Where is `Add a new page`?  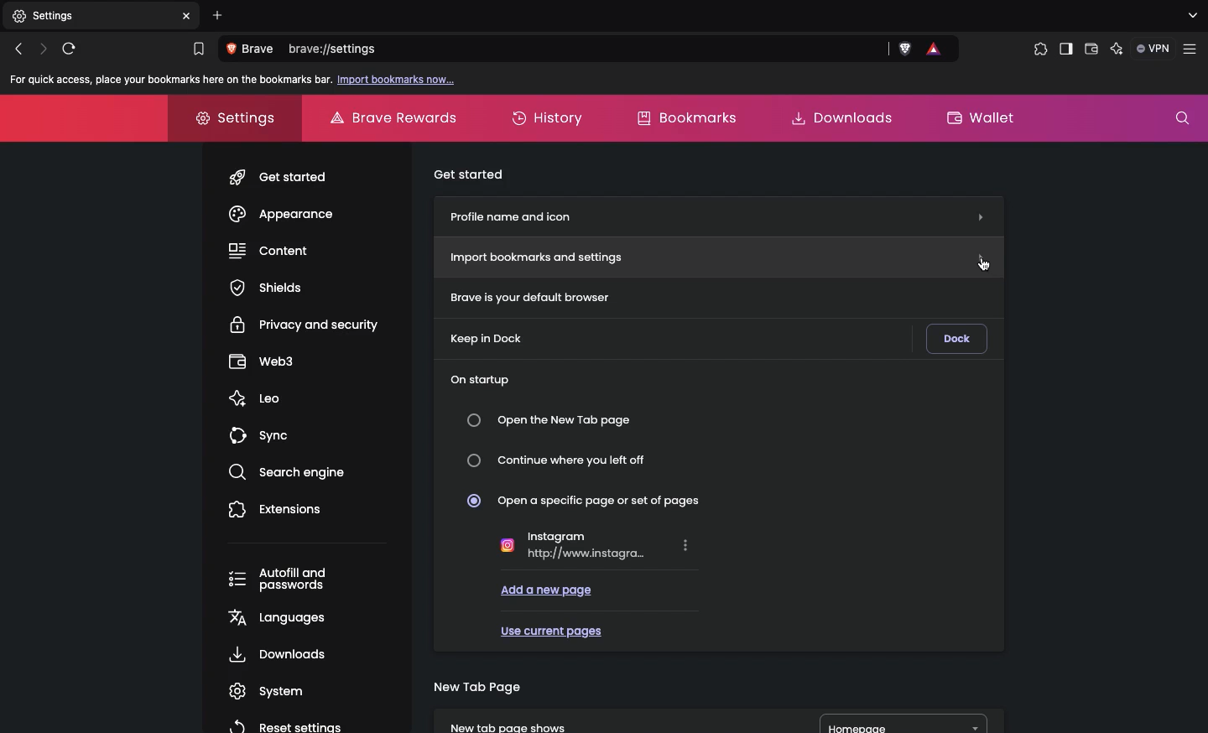
Add a new page is located at coordinates (547, 589).